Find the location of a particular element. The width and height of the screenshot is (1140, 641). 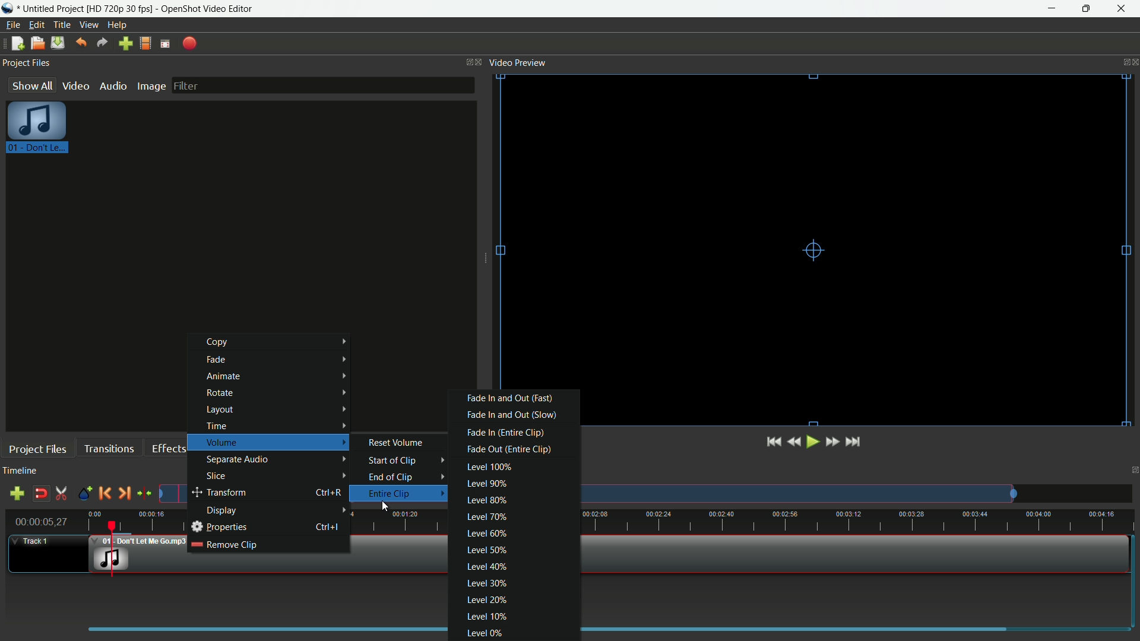

jump to start is located at coordinates (774, 442).